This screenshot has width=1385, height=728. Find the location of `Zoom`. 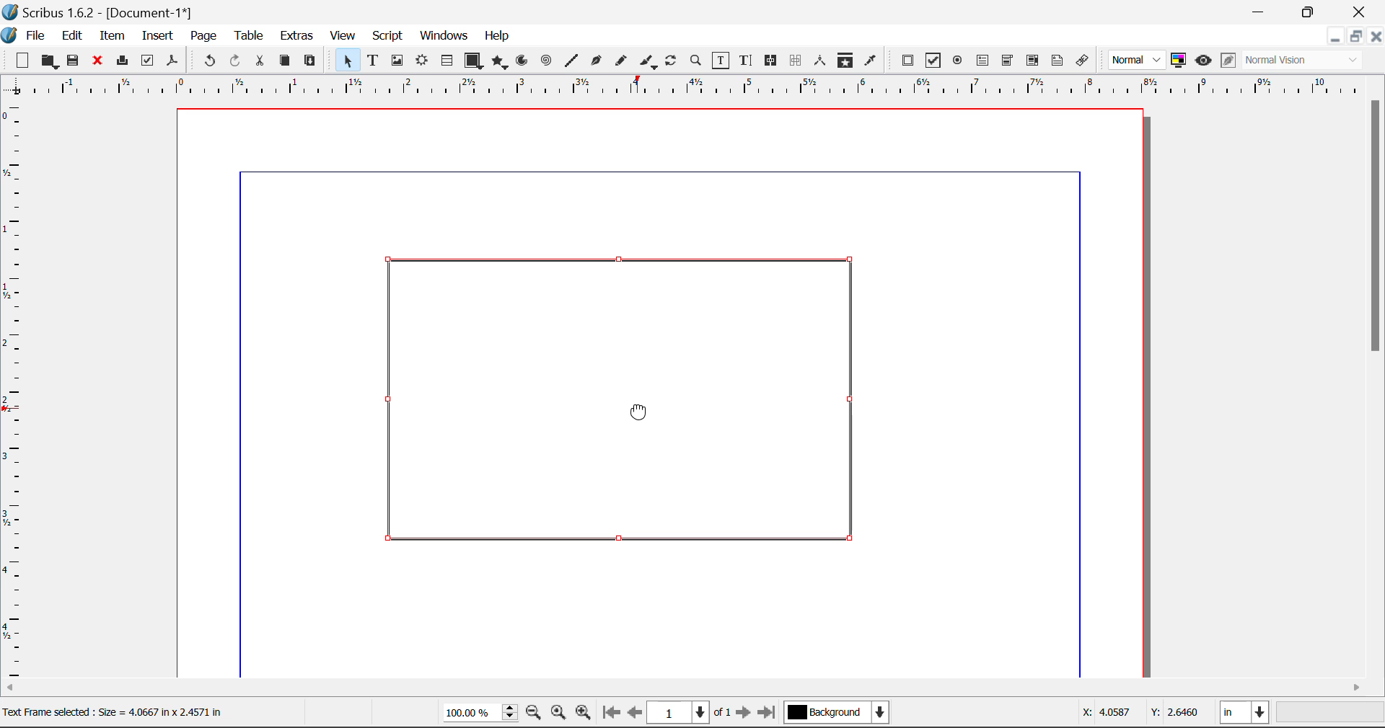

Zoom is located at coordinates (697, 60).